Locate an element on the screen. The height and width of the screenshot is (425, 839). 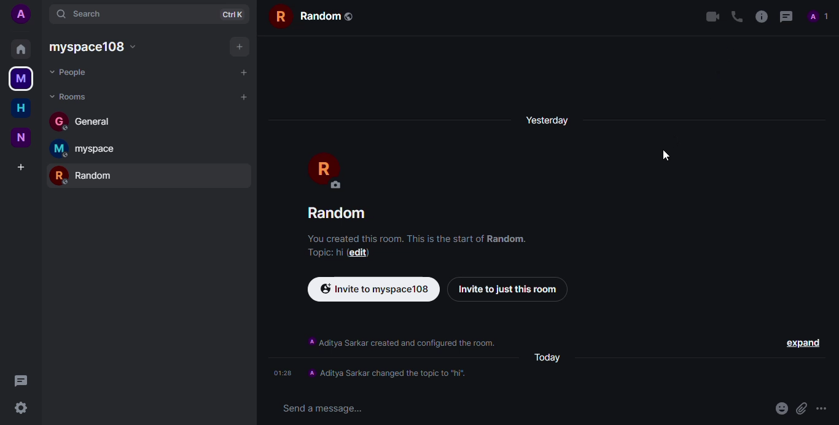
expand is located at coordinates (802, 341).